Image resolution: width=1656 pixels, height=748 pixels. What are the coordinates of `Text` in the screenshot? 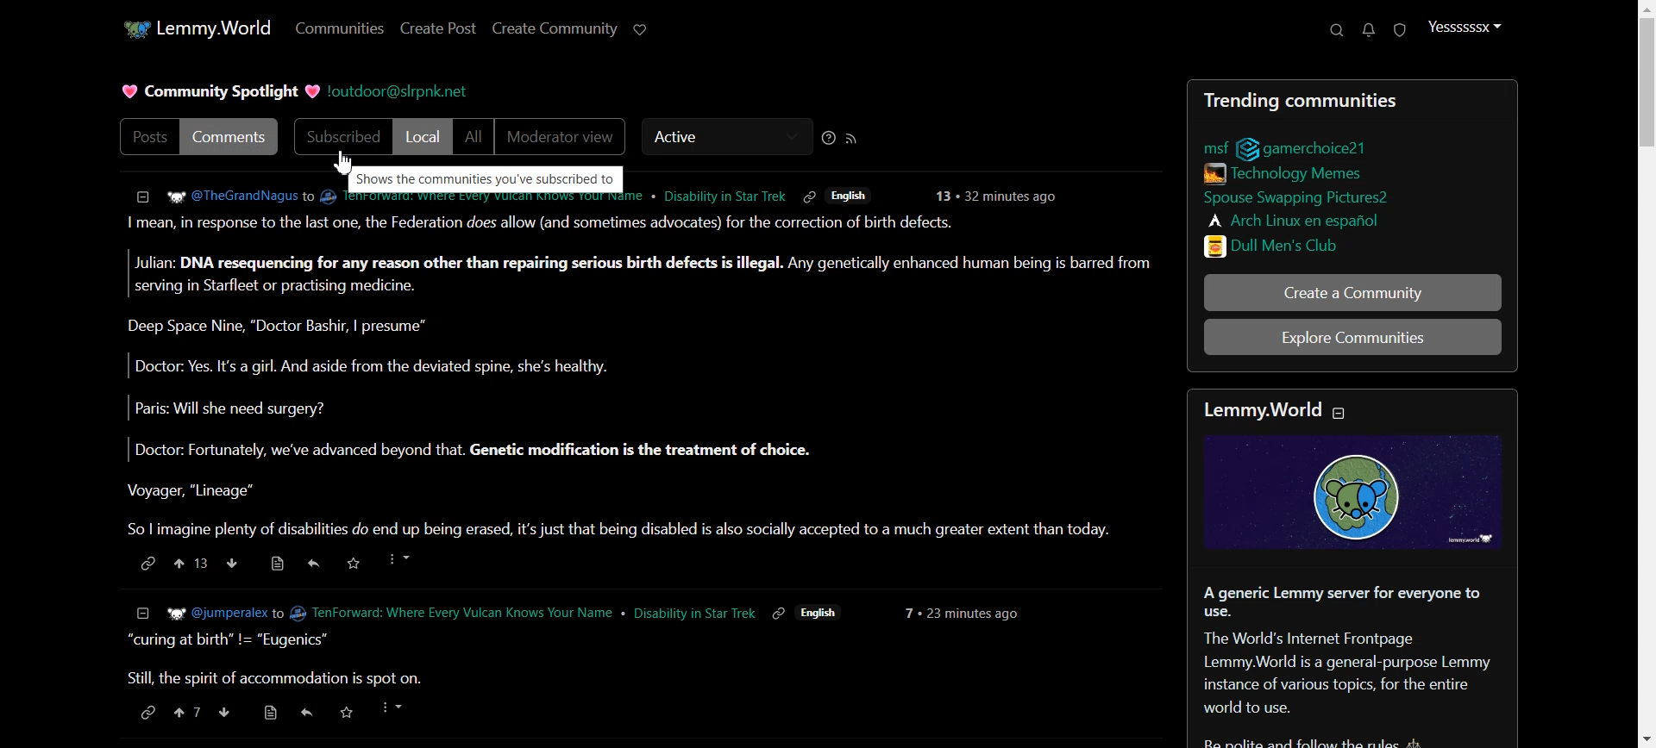 It's located at (1354, 664).